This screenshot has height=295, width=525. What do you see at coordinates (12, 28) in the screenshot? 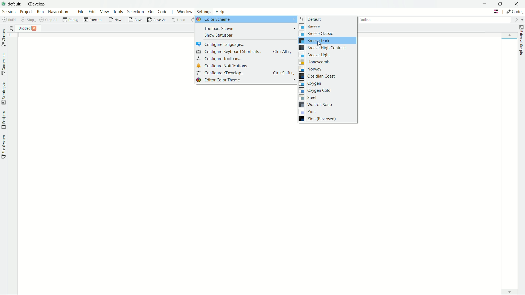
I see `show sorted list of opened documents` at bounding box center [12, 28].